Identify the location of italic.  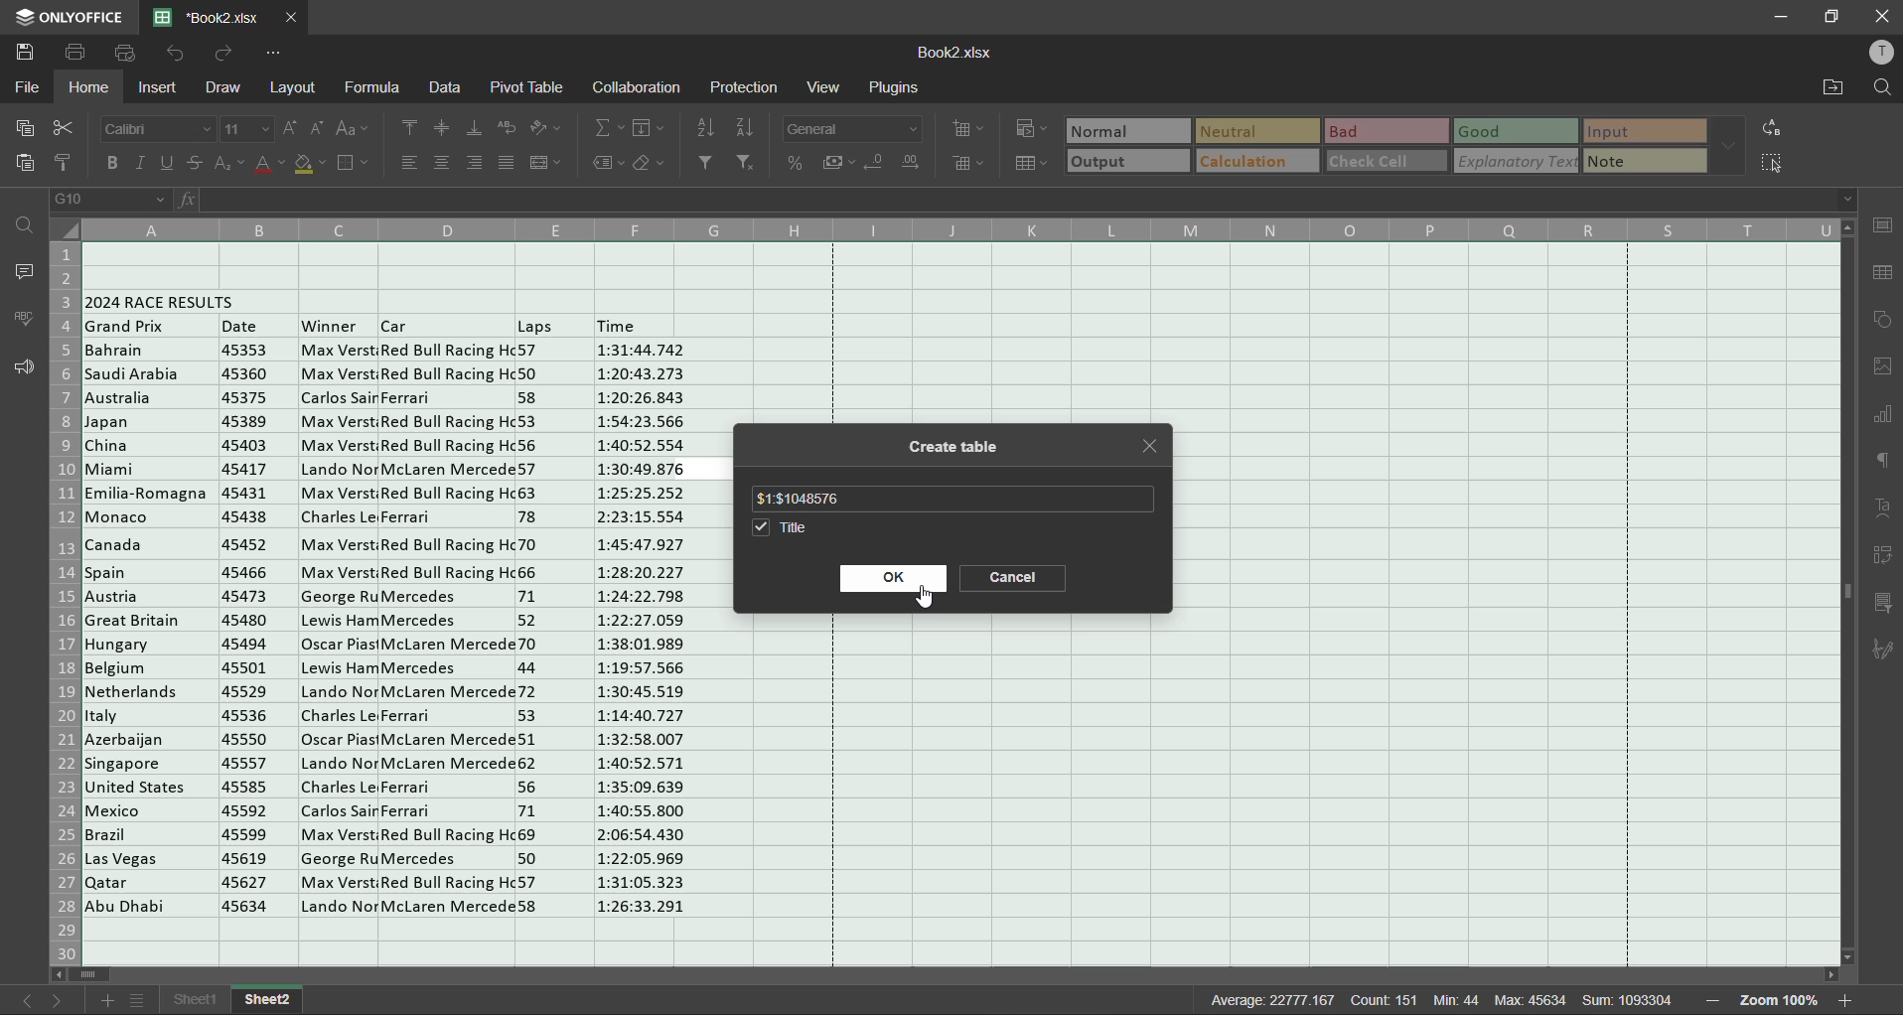
(142, 164).